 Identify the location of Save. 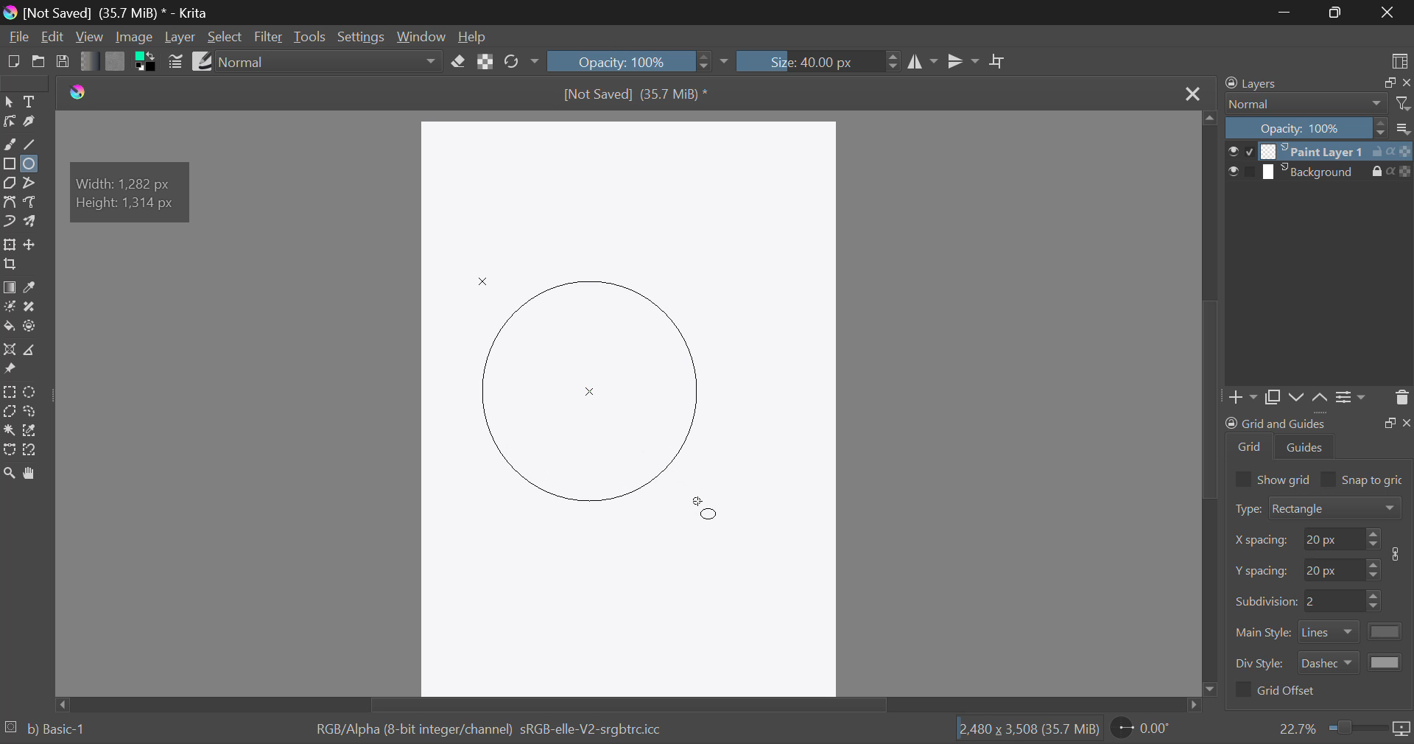
(63, 63).